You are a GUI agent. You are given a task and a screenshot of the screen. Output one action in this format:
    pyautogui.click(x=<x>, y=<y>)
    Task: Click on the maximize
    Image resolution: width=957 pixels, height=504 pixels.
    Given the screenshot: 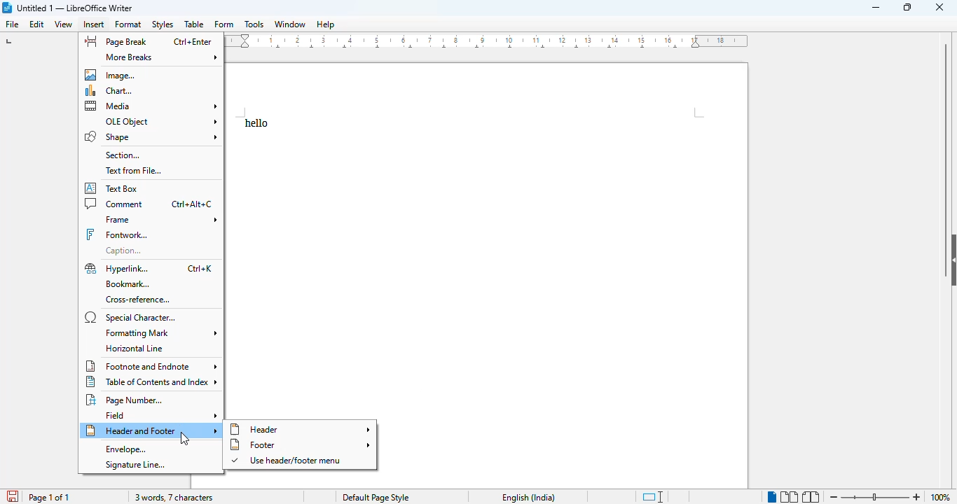 What is the action you would take?
    pyautogui.click(x=909, y=8)
    